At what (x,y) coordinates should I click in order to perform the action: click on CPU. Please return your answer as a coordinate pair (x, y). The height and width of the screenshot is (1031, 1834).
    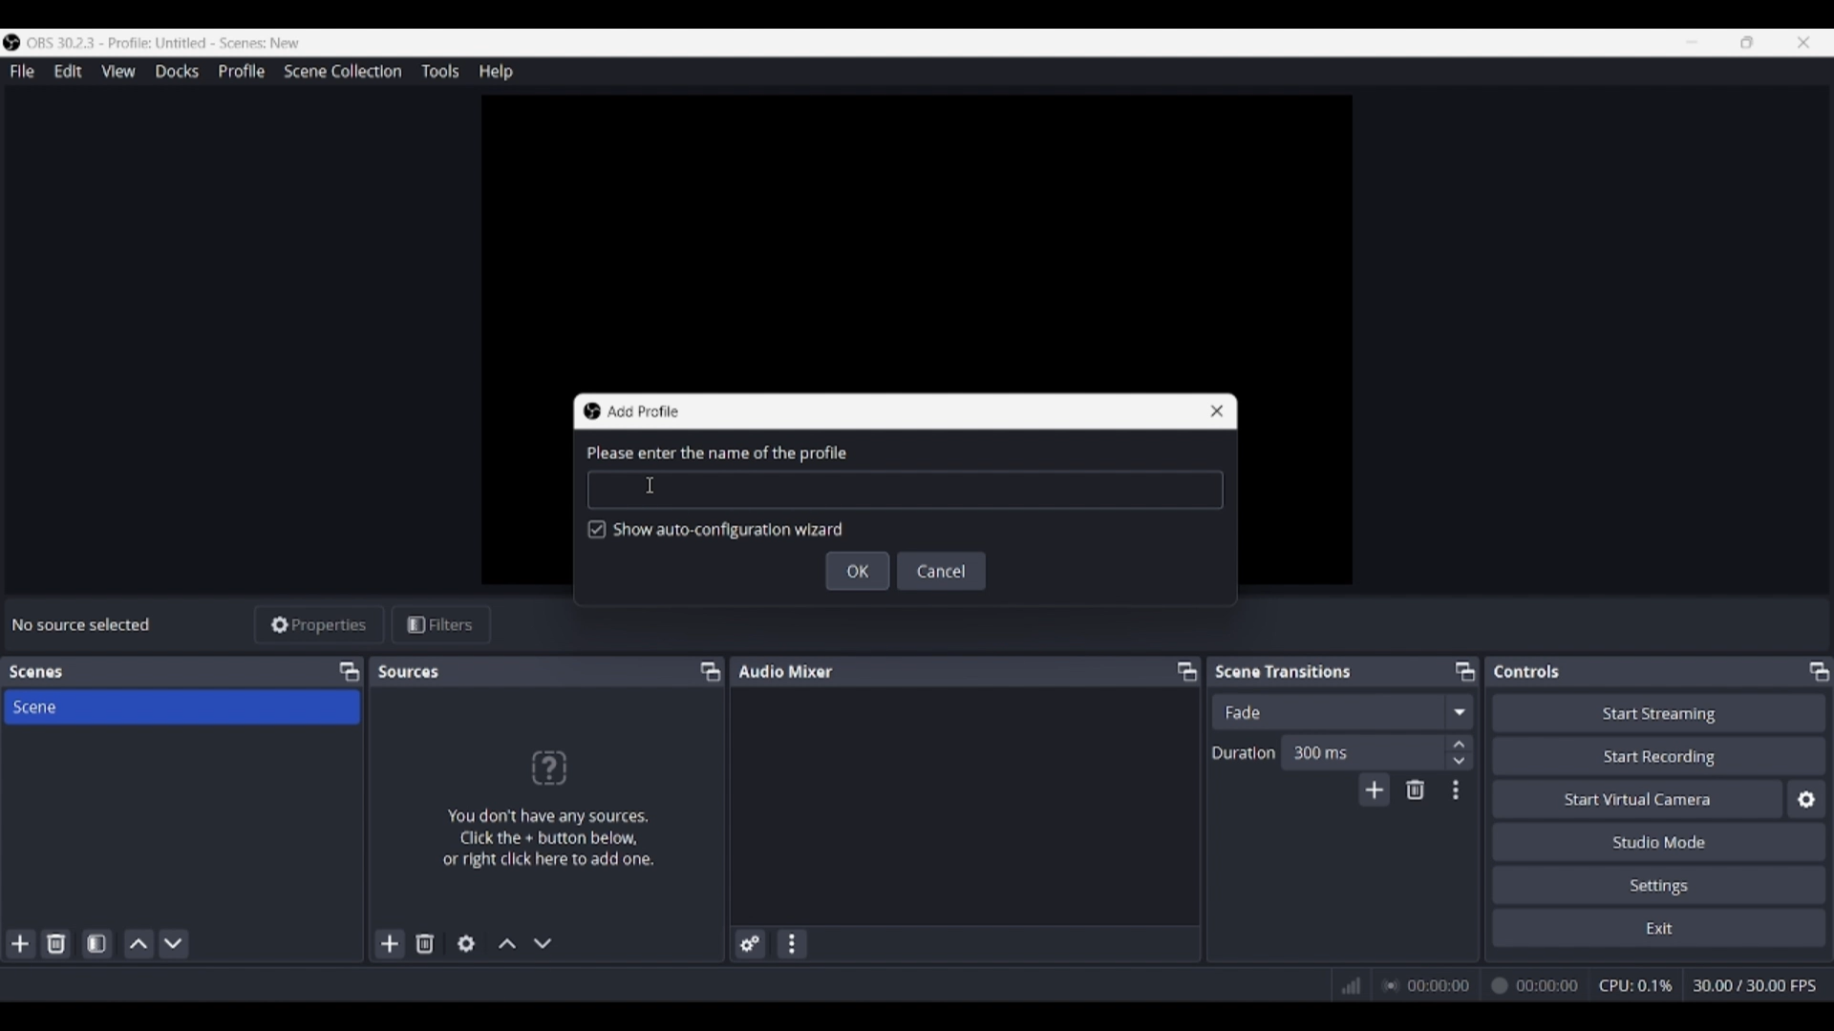
    Looking at the image, I should click on (1636, 985).